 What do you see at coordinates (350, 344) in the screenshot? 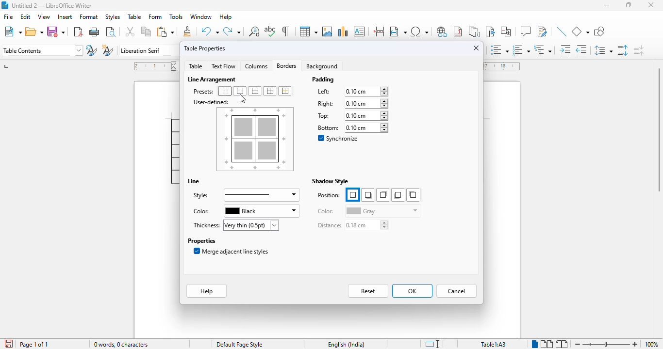
I see `English (India)` at bounding box center [350, 344].